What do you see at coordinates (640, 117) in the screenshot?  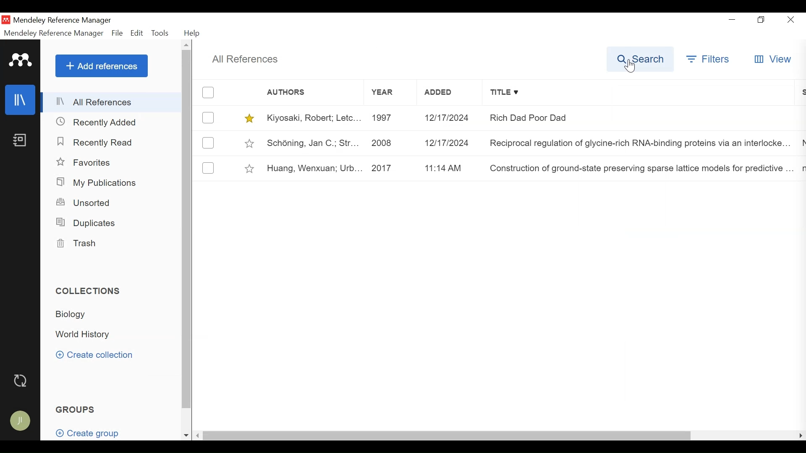 I see `Rich Dad Poor Dad` at bounding box center [640, 117].